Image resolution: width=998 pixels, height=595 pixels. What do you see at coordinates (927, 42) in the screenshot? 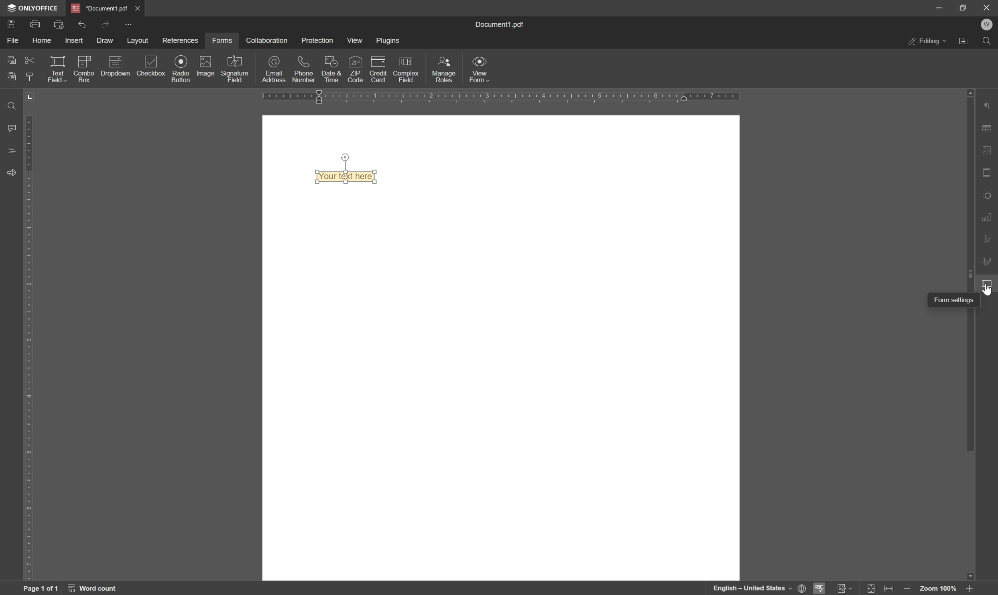
I see `editing` at bounding box center [927, 42].